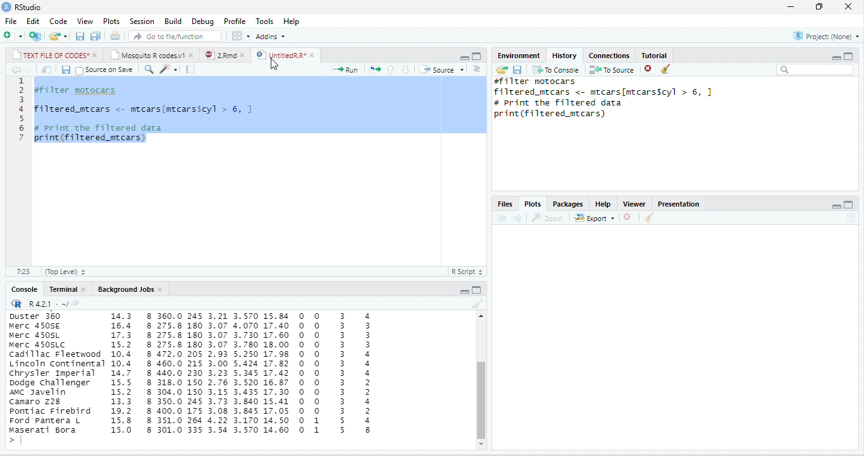 Image resolution: width=864 pixels, height=456 pixels. What do you see at coordinates (59, 21) in the screenshot?
I see `Code` at bounding box center [59, 21].